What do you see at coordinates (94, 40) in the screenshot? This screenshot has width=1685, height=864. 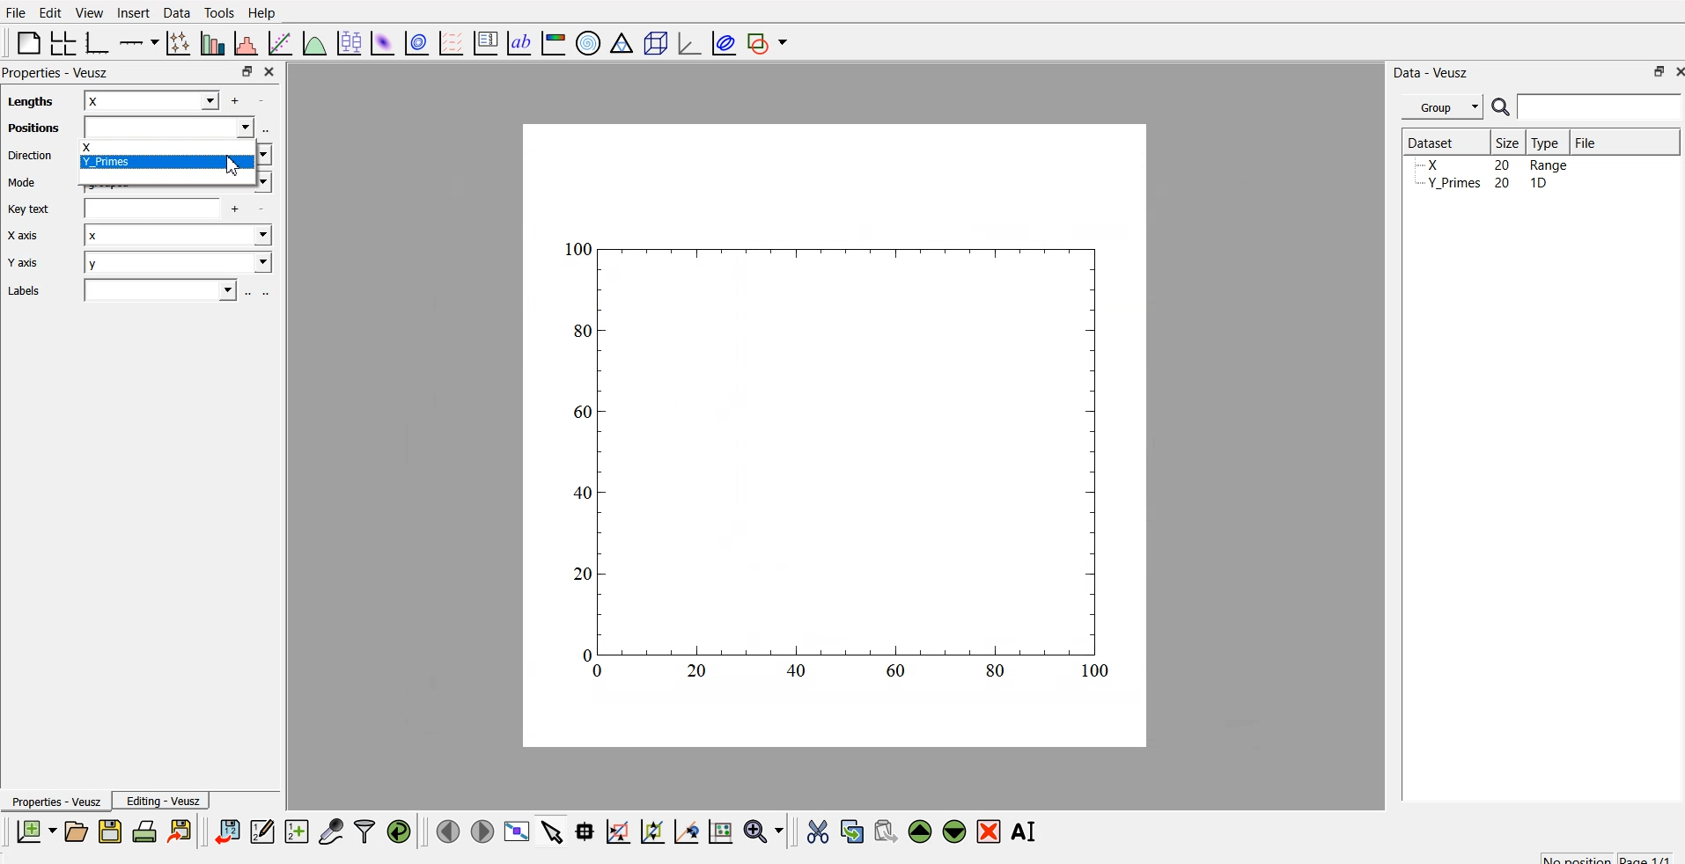 I see `base graph` at bounding box center [94, 40].